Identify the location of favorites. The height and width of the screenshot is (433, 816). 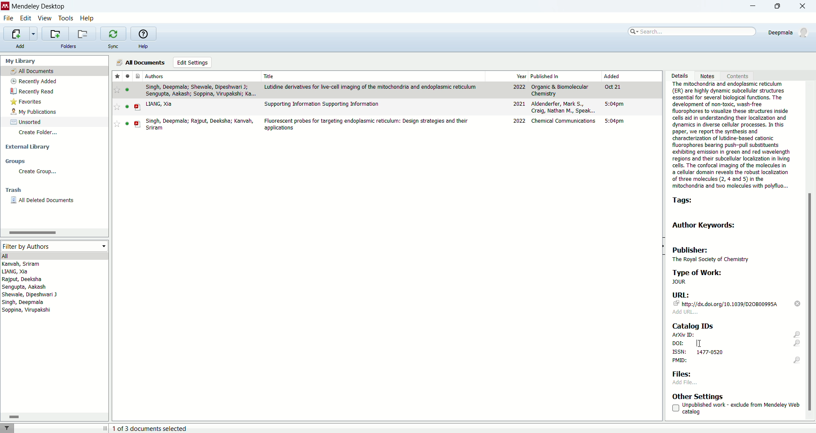
(117, 76).